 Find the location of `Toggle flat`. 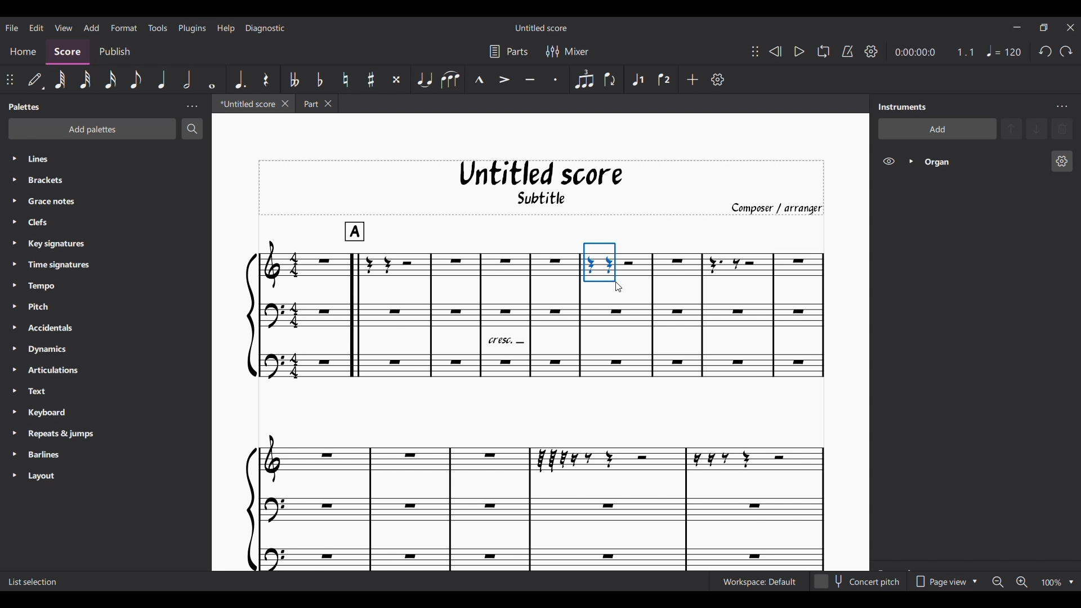

Toggle flat is located at coordinates (319, 79).